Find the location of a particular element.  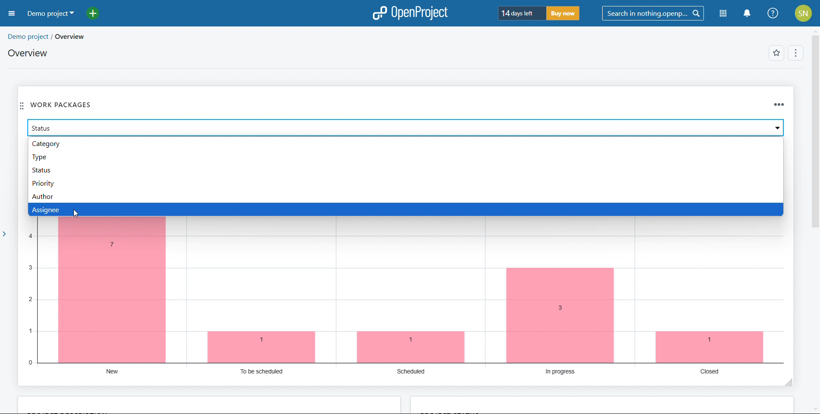

options is located at coordinates (779, 105).